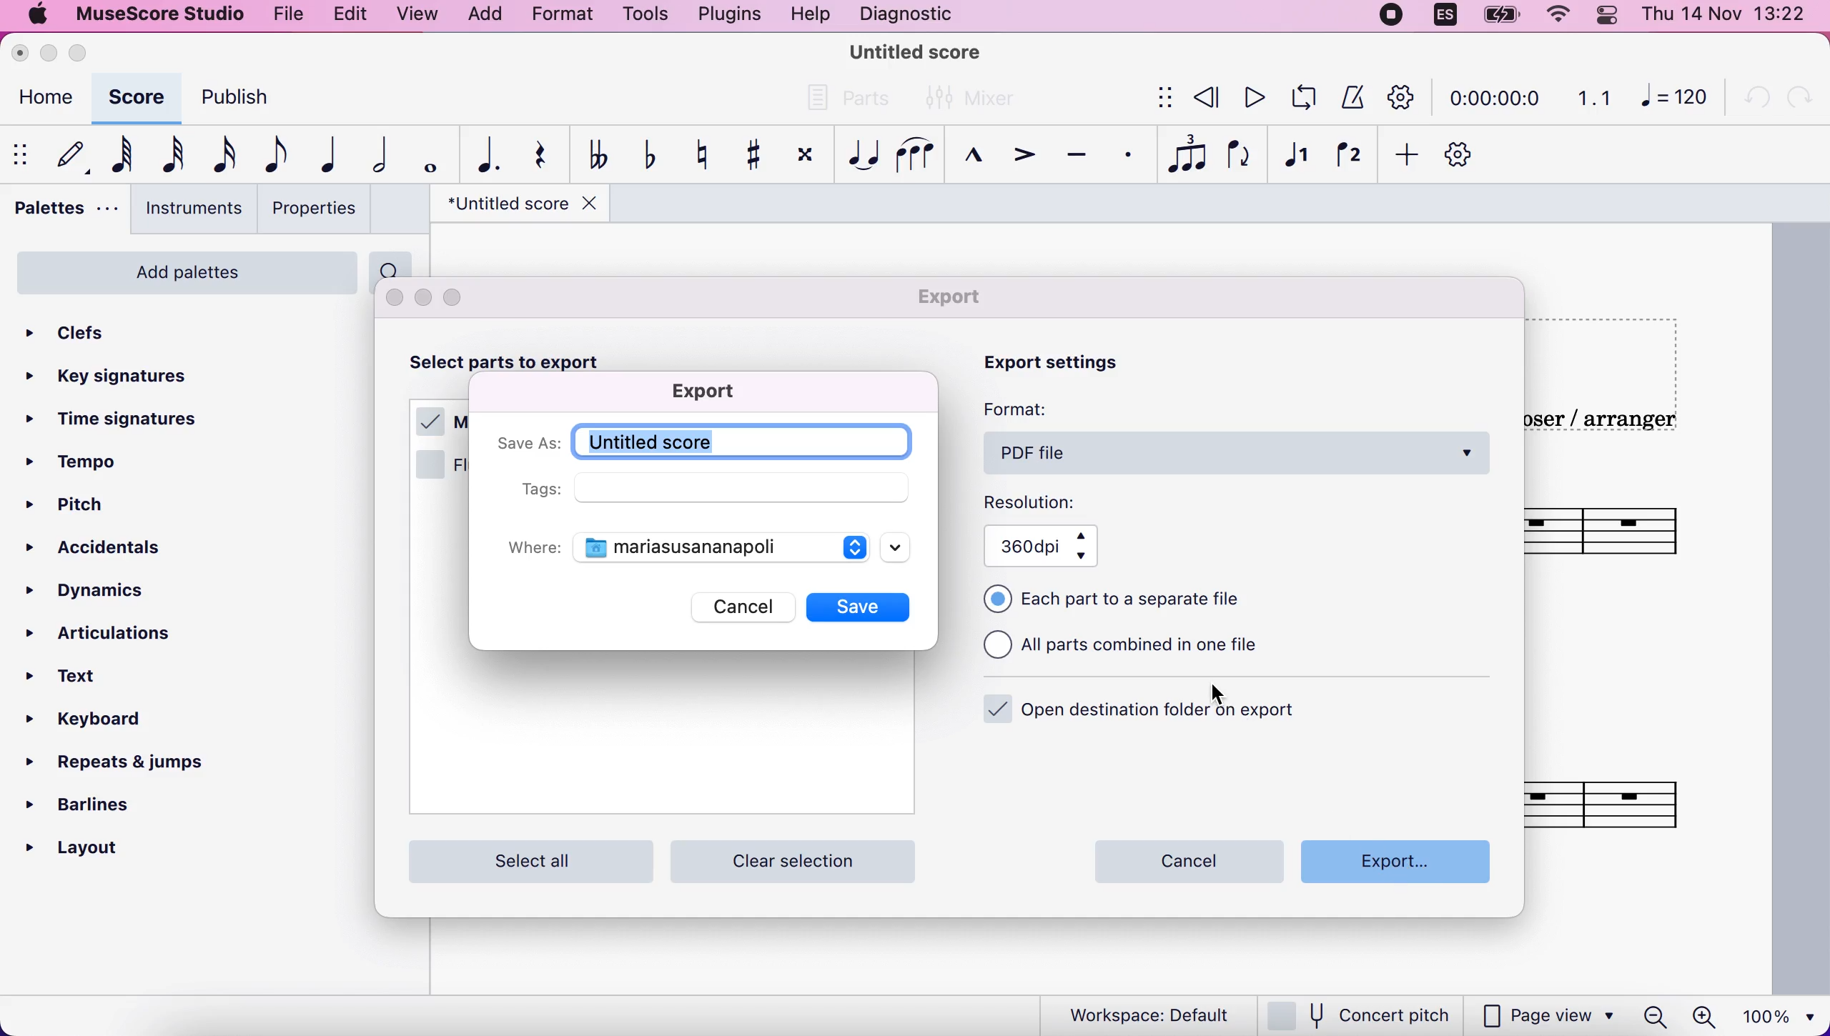  Describe the element at coordinates (1350, 98) in the screenshot. I see `metronome` at that location.